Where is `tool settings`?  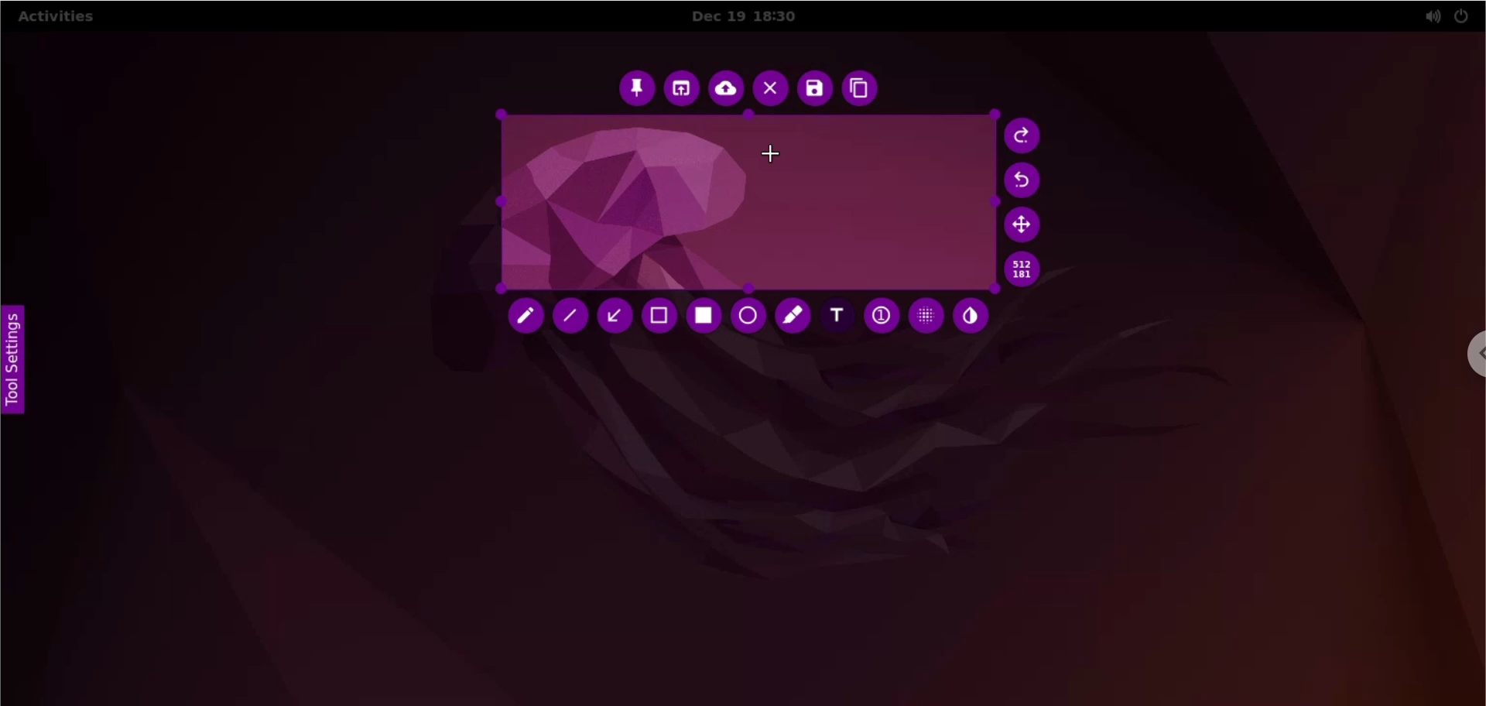
tool settings is located at coordinates (23, 364).